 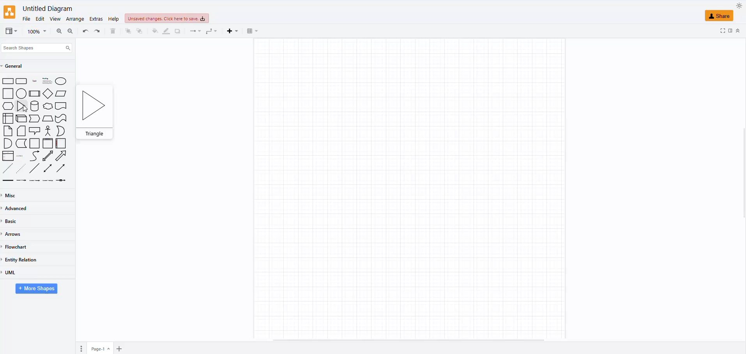 What do you see at coordinates (95, 19) in the screenshot?
I see `extras` at bounding box center [95, 19].